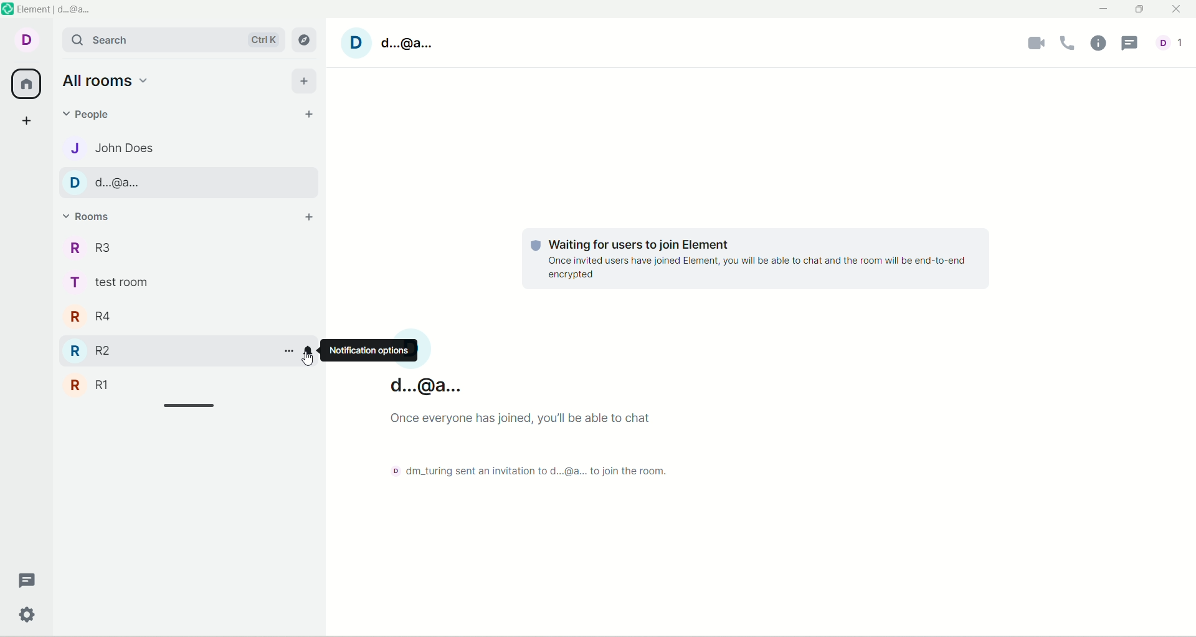 The image size is (1196, 637). What do you see at coordinates (1104, 9) in the screenshot?
I see `minimize` at bounding box center [1104, 9].